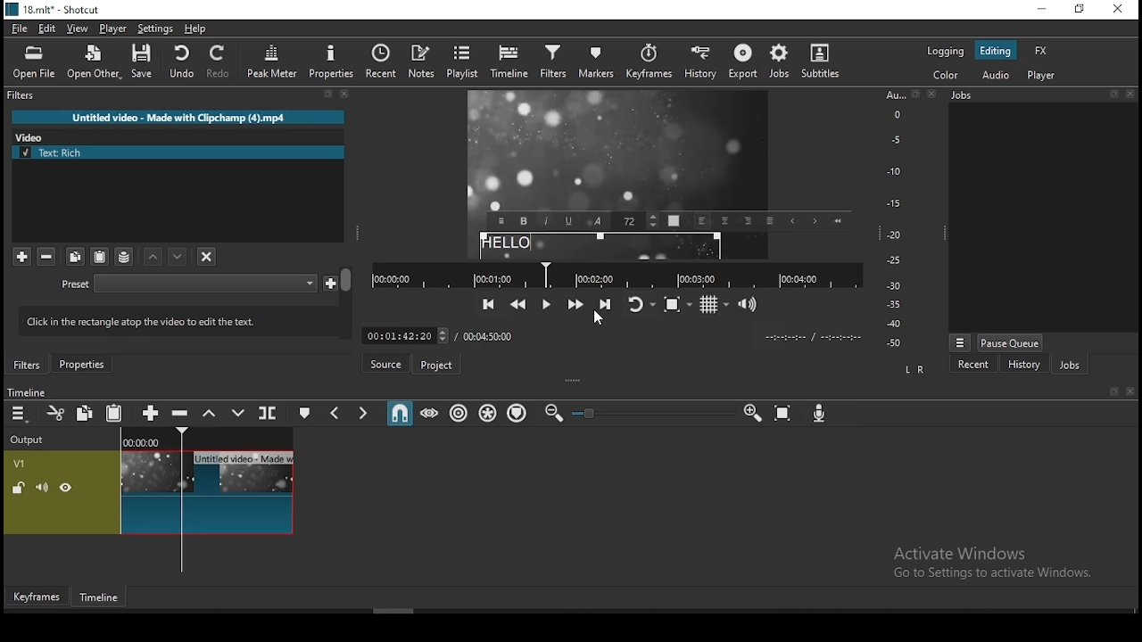 The height and width of the screenshot is (642, 1142). Describe the element at coordinates (915, 370) in the screenshot. I see `L R` at that location.